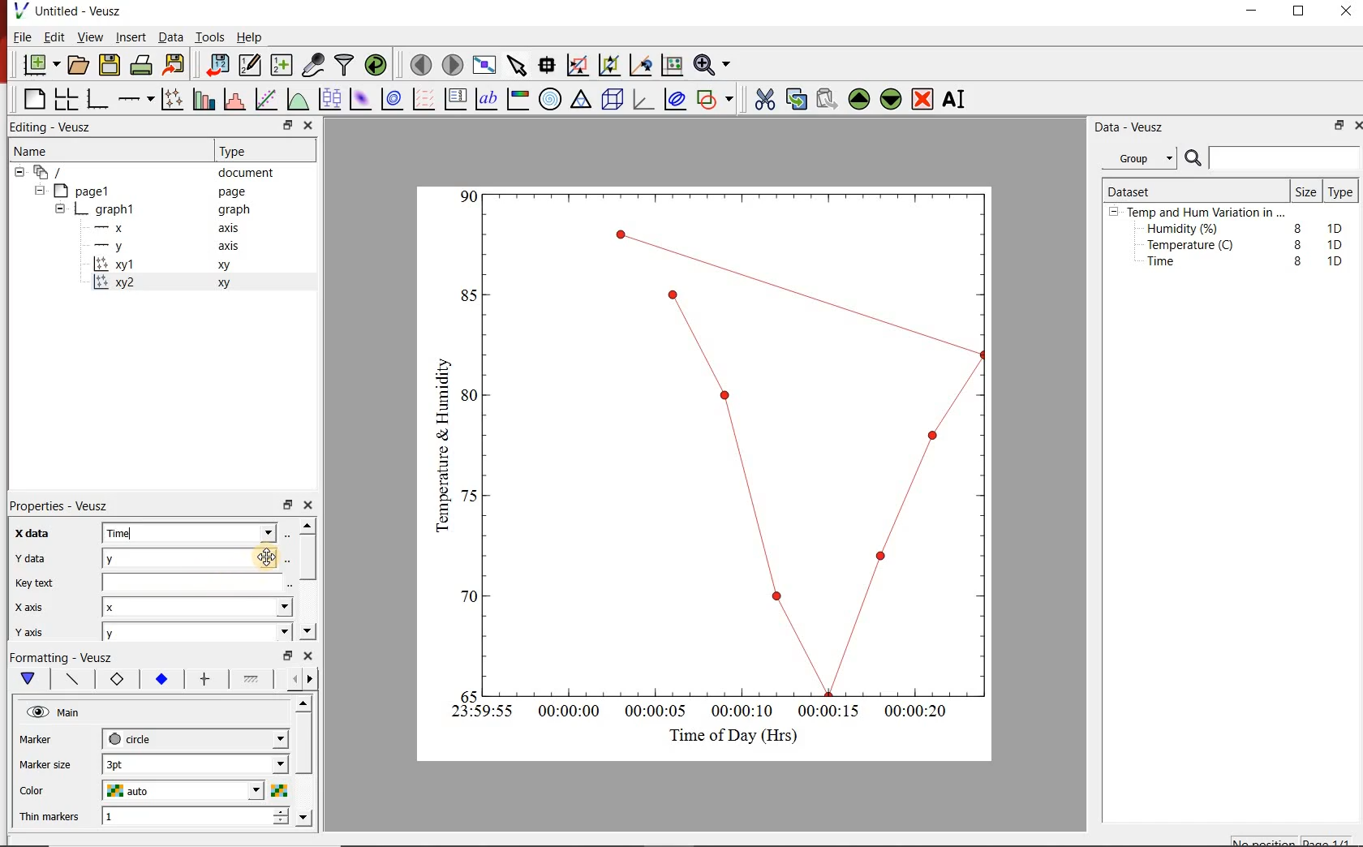 The height and width of the screenshot is (847, 1363). Describe the element at coordinates (234, 230) in the screenshot. I see `axis` at that location.